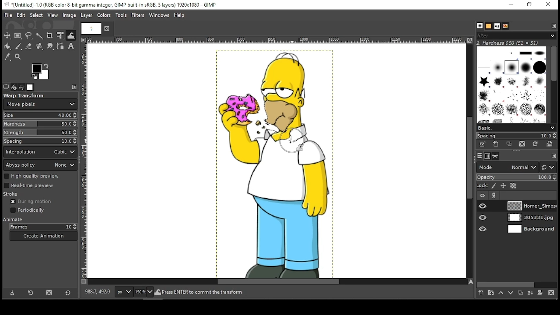 This screenshot has width=560, height=315. I want to click on healing tool, so click(40, 46).